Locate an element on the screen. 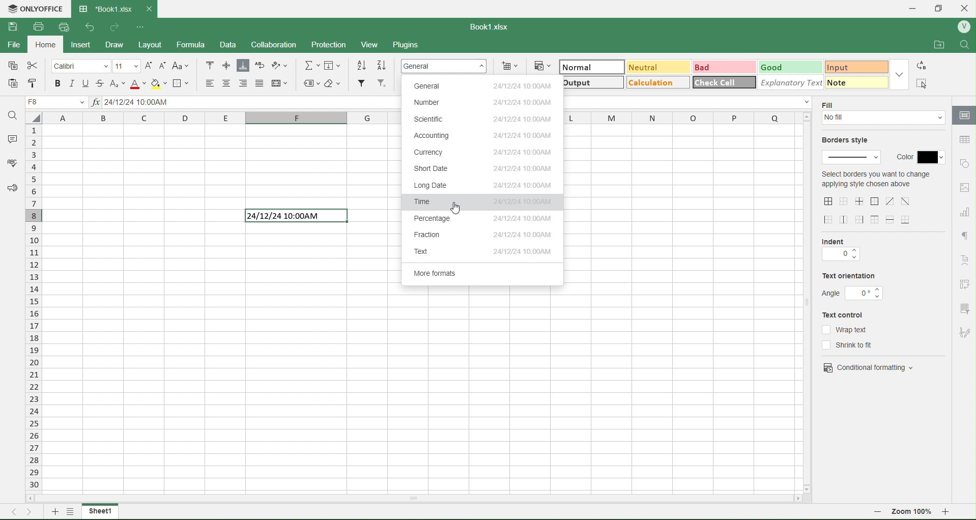 The image size is (976, 520). select borders you wantto chnage applying style chosen above is located at coordinates (875, 181).